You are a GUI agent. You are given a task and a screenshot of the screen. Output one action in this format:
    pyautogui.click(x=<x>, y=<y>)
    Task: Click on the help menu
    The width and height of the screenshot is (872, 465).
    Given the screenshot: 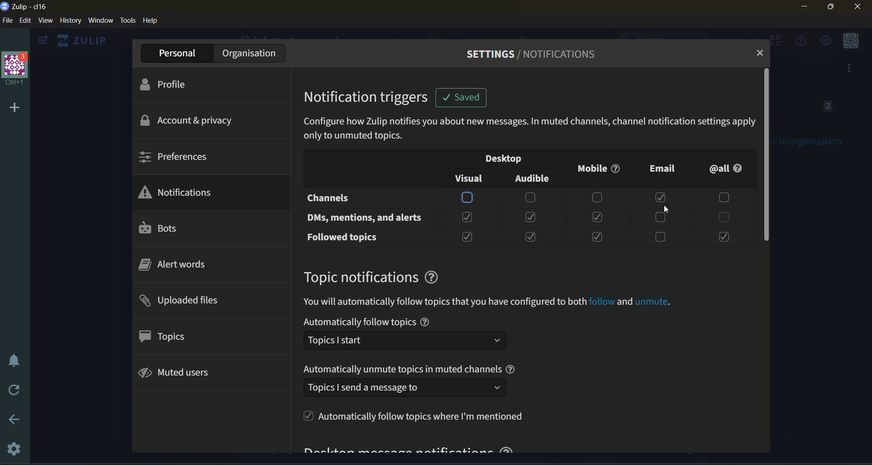 What is the action you would take?
    pyautogui.click(x=798, y=41)
    